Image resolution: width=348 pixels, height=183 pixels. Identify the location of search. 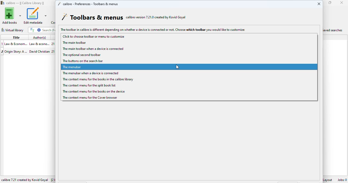
(48, 30).